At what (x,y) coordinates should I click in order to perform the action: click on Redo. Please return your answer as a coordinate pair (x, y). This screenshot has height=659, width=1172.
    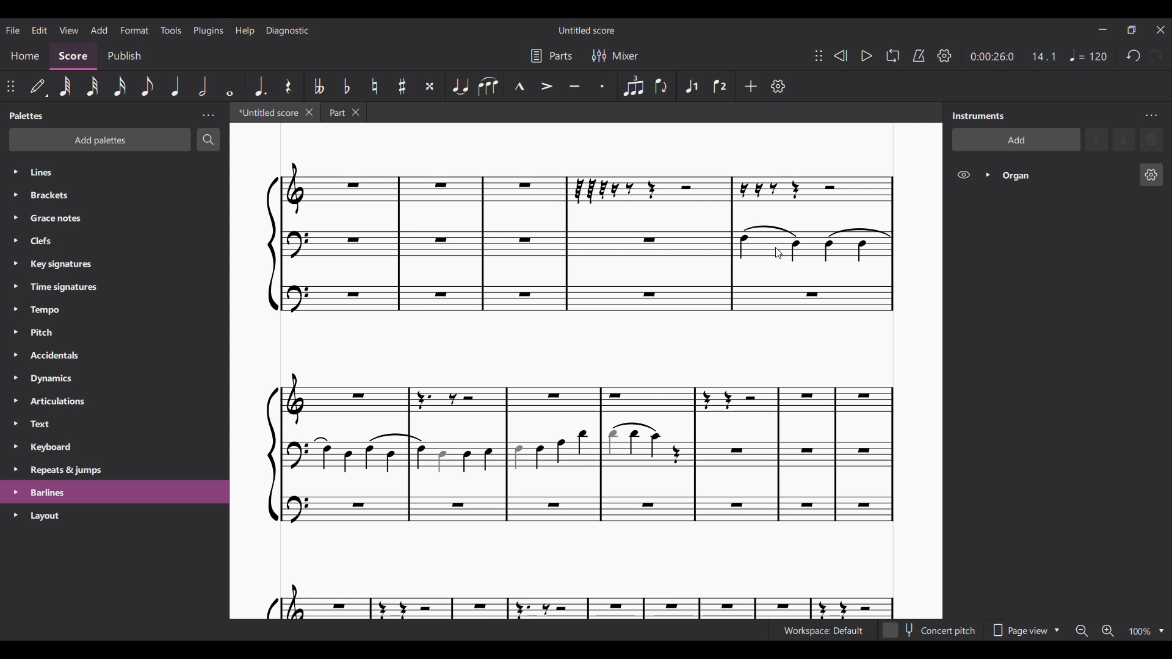
    Looking at the image, I should click on (1156, 56).